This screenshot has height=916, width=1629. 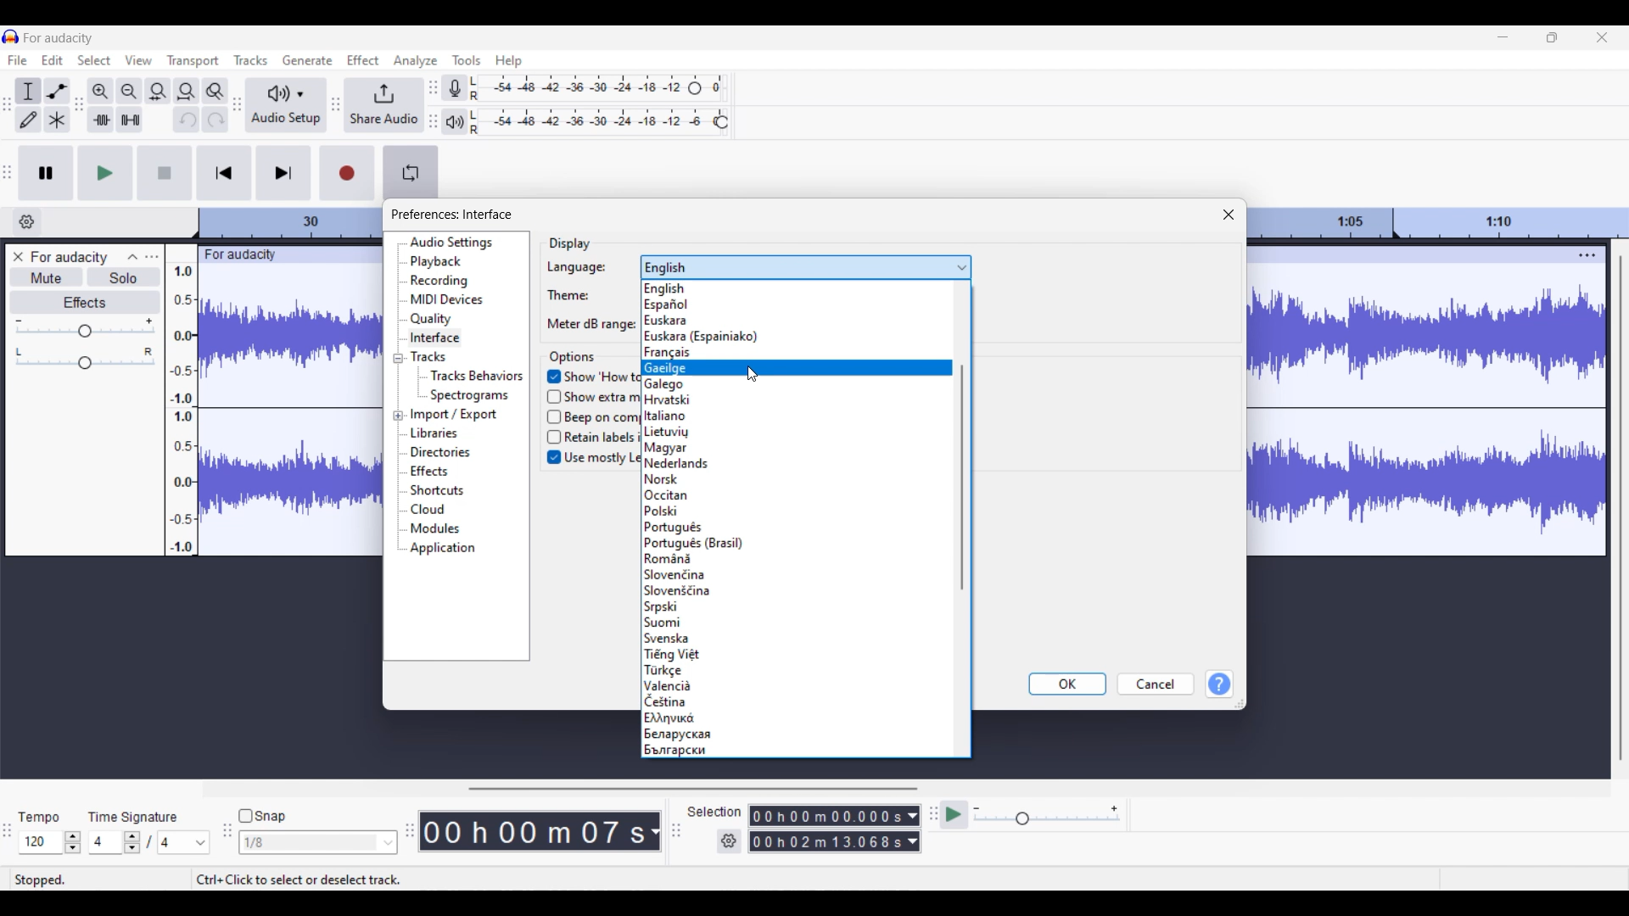 What do you see at coordinates (347, 173) in the screenshot?
I see `Record/Record new track` at bounding box center [347, 173].